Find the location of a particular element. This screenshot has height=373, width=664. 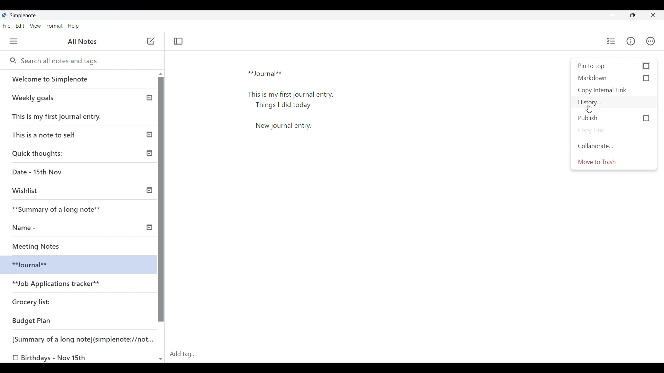

Click to publish is located at coordinates (614, 118).